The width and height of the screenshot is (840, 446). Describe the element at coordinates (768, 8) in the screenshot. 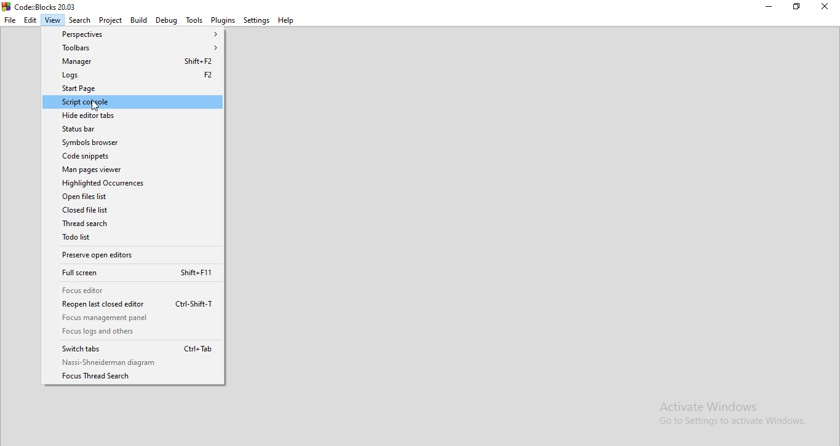

I see `minimize` at that location.